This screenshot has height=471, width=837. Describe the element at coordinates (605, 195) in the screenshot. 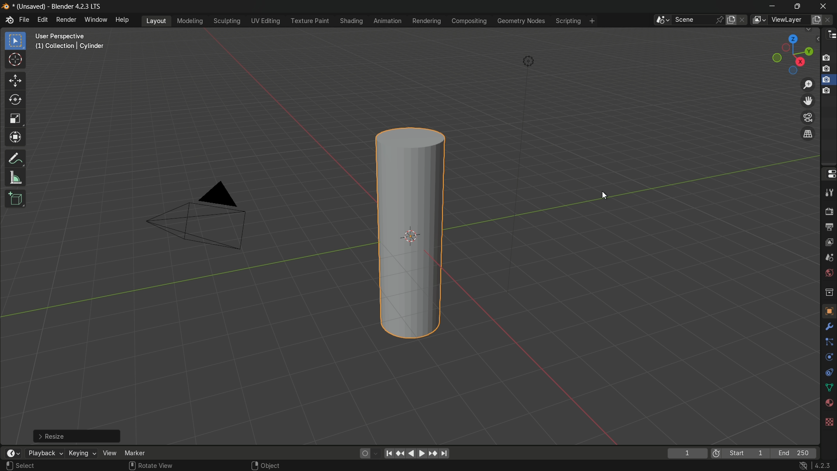

I see `cursor` at that location.